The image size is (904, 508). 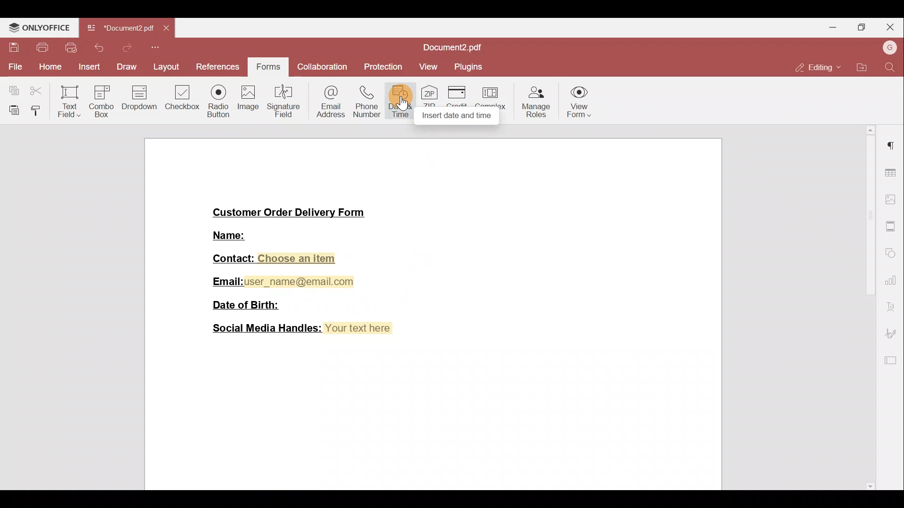 I want to click on Form settings, so click(x=892, y=362).